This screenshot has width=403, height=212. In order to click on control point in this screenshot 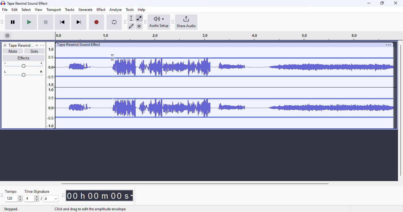, I will do `click(113, 117)`.